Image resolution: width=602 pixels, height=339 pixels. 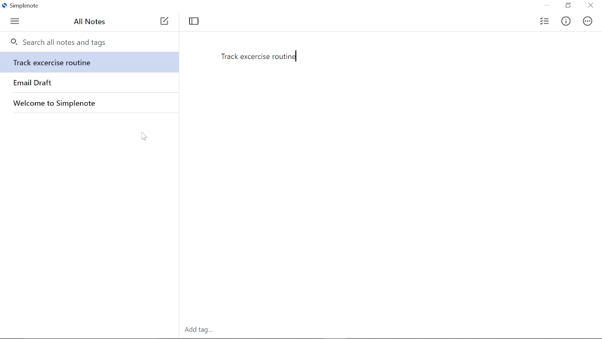 What do you see at coordinates (544, 21) in the screenshot?
I see `Checklist` at bounding box center [544, 21].